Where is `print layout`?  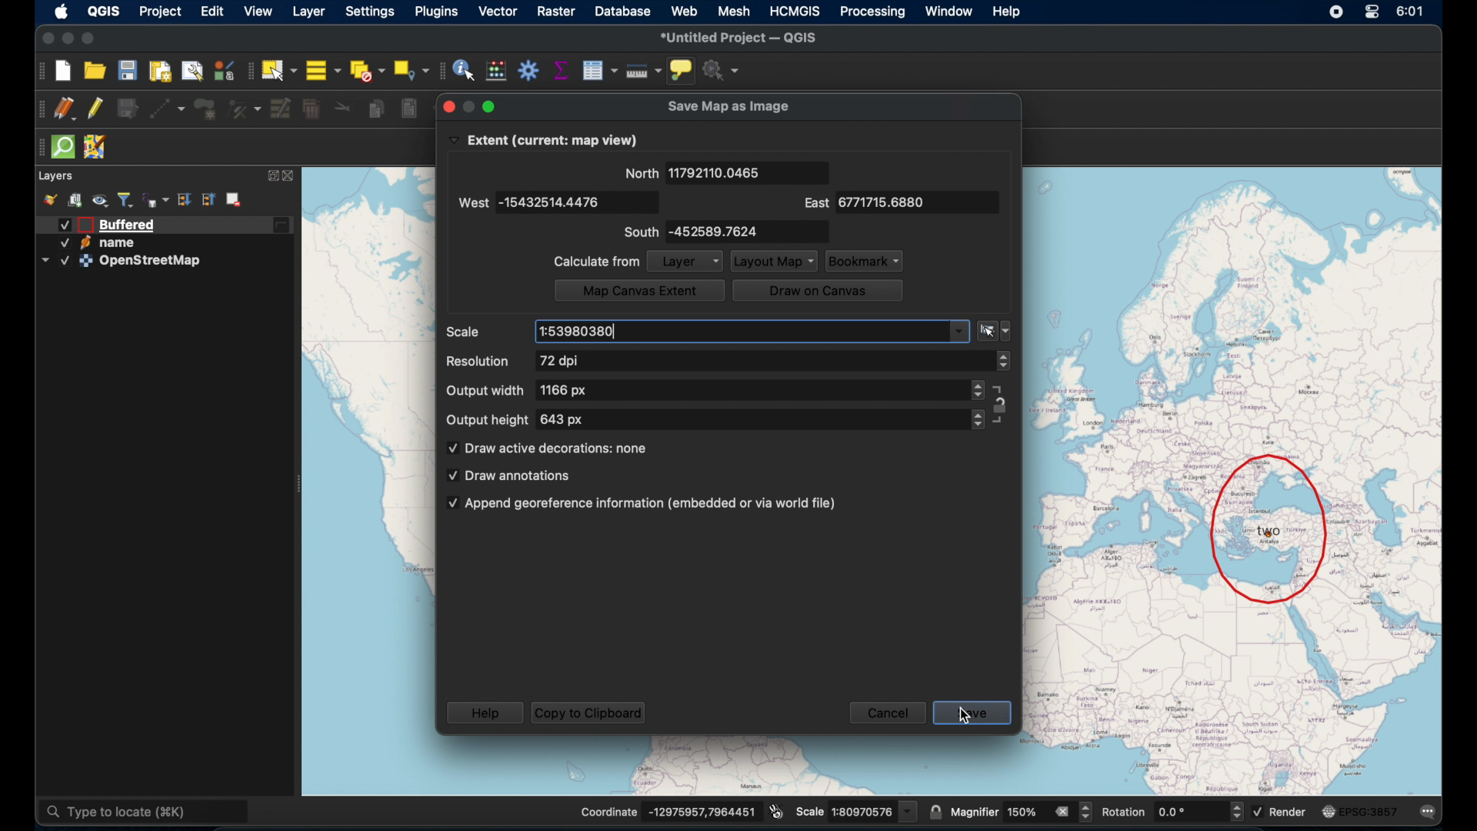
print layout is located at coordinates (161, 71).